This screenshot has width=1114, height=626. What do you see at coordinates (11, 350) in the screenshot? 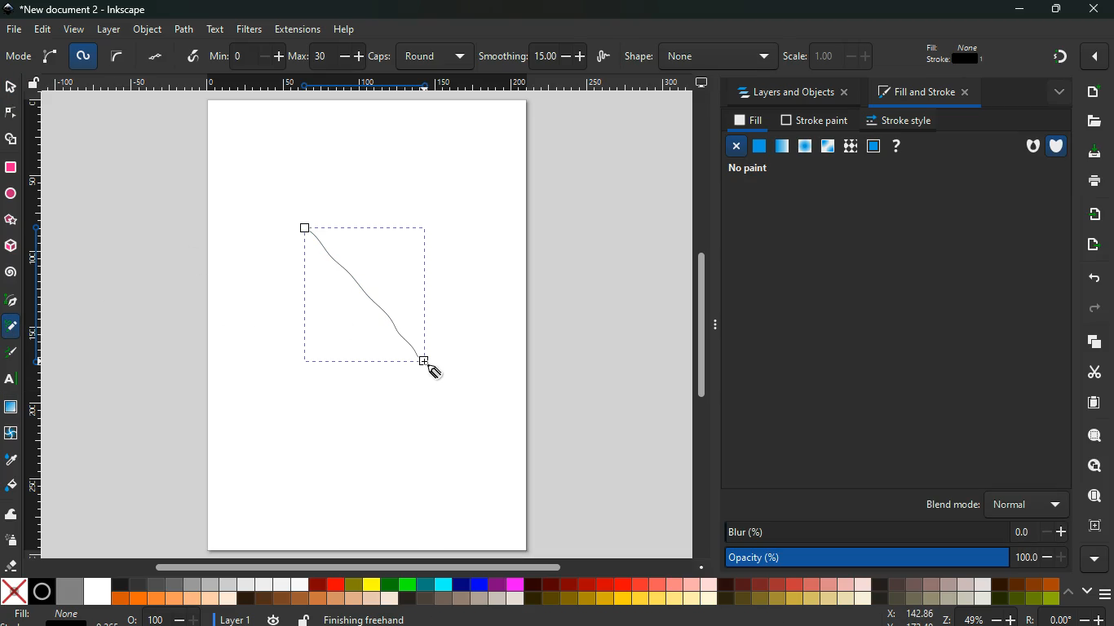
I see `description` at bounding box center [11, 350].